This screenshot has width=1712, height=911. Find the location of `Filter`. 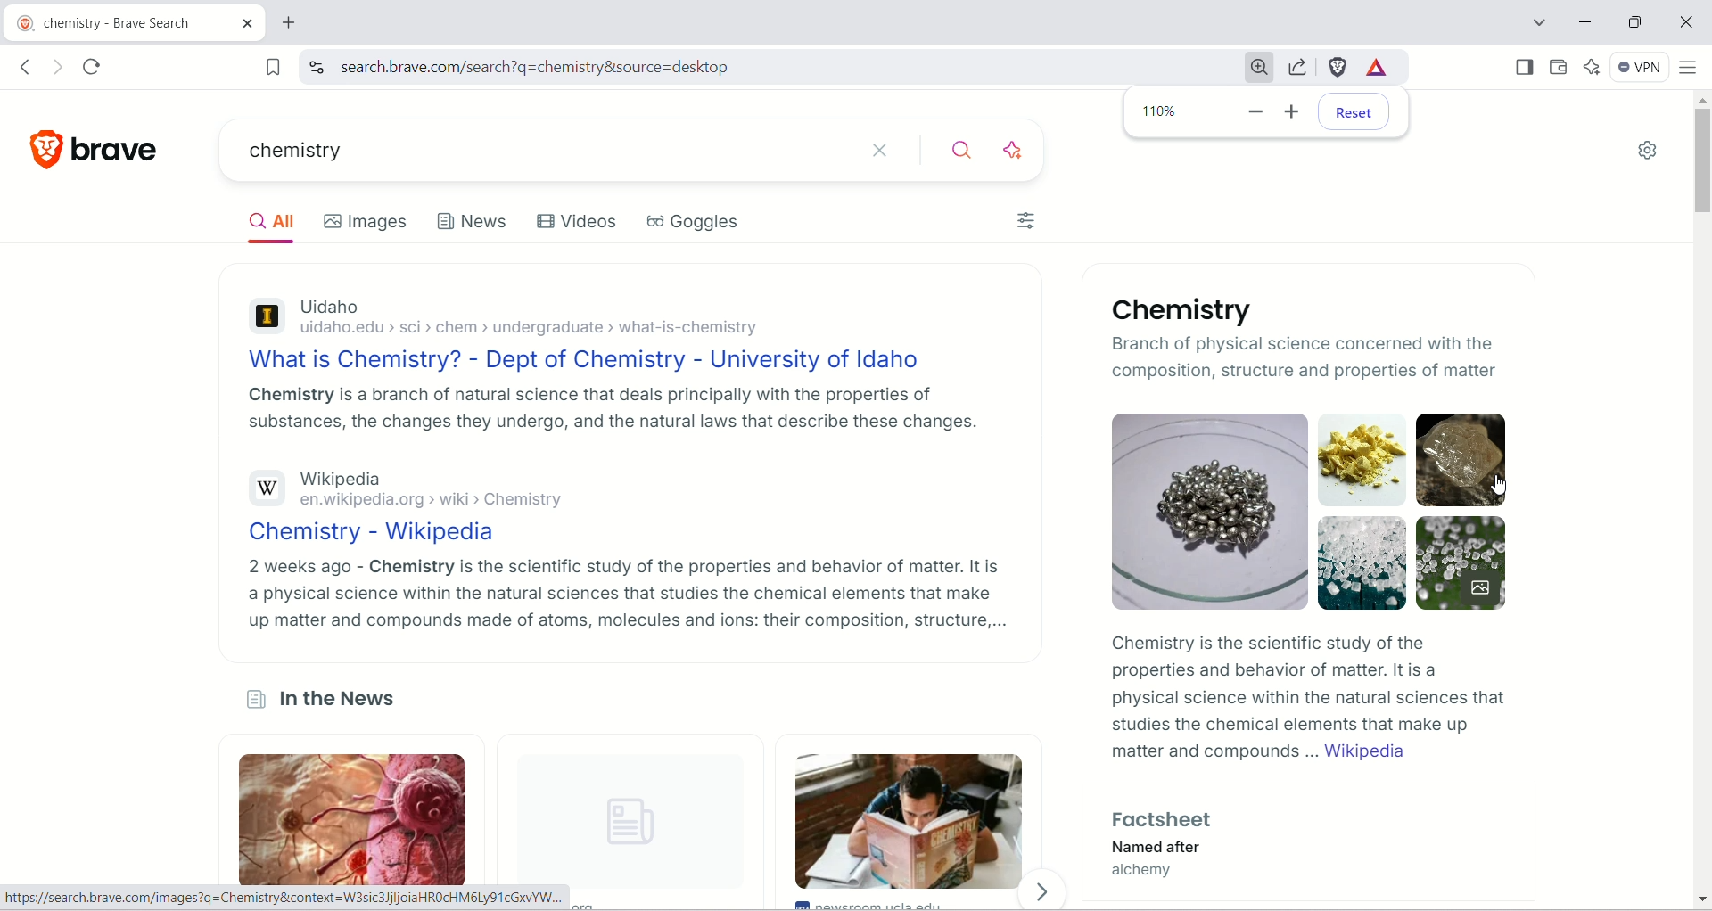

Filter is located at coordinates (1030, 220).